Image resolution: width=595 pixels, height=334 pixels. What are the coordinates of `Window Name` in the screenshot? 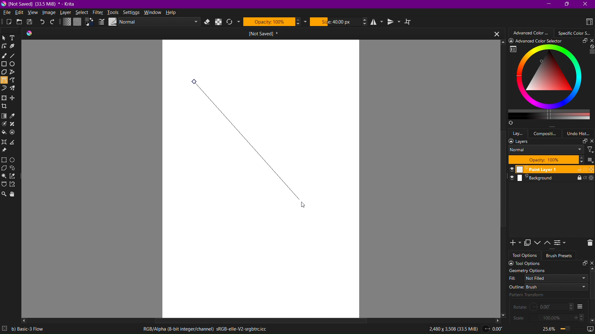 It's located at (41, 4).